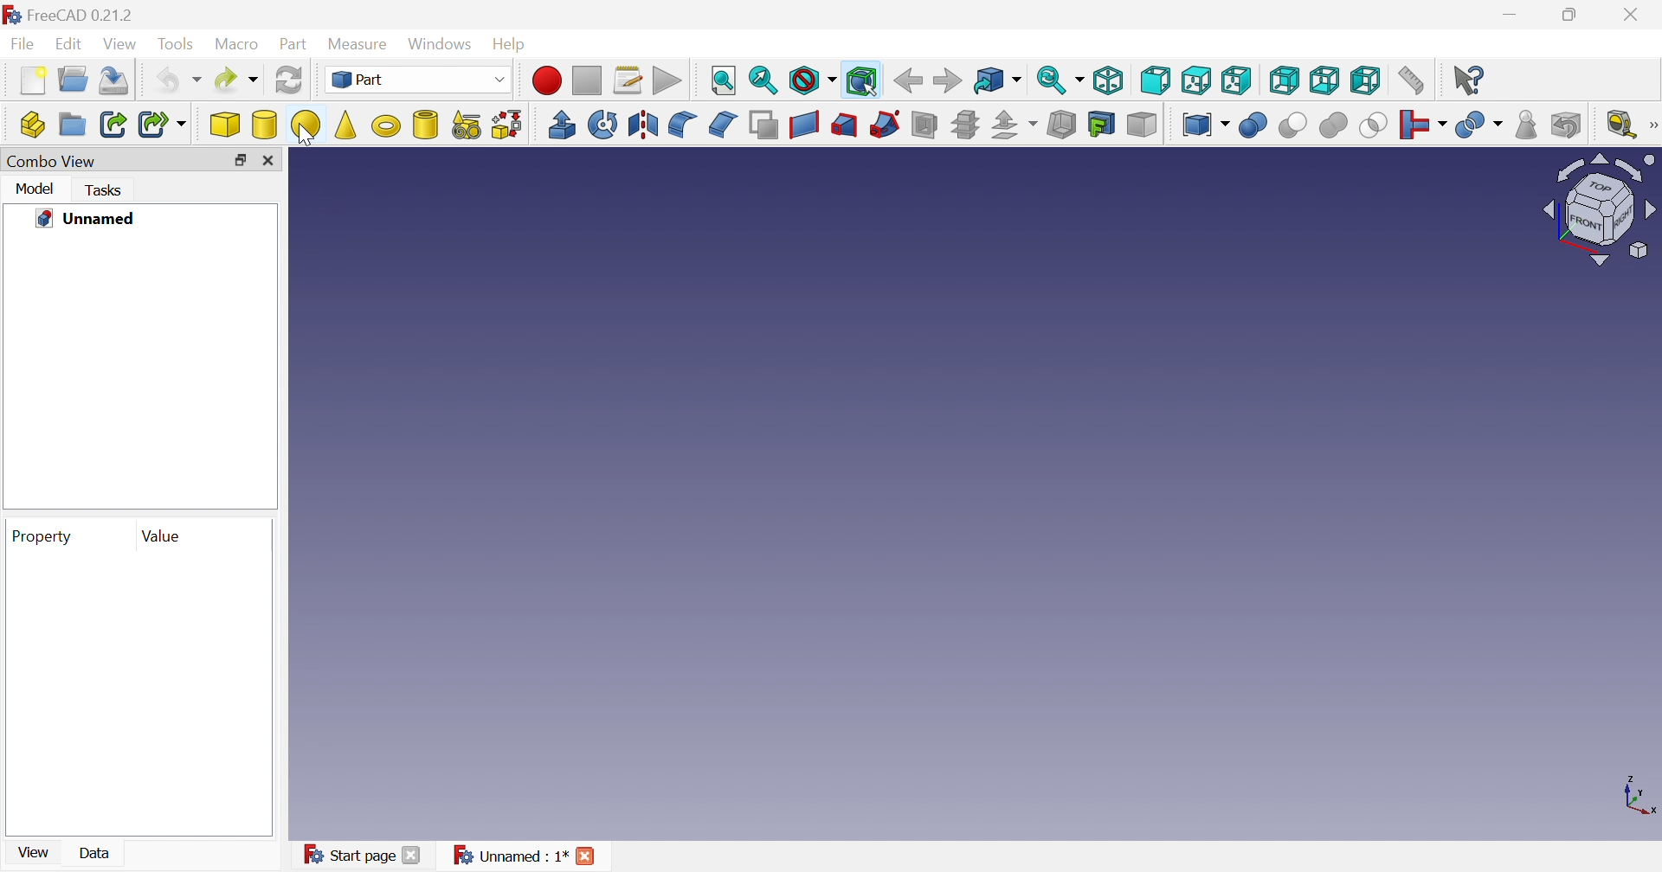  Describe the element at coordinates (1526, 125) in the screenshot. I see `Check geometry` at that location.